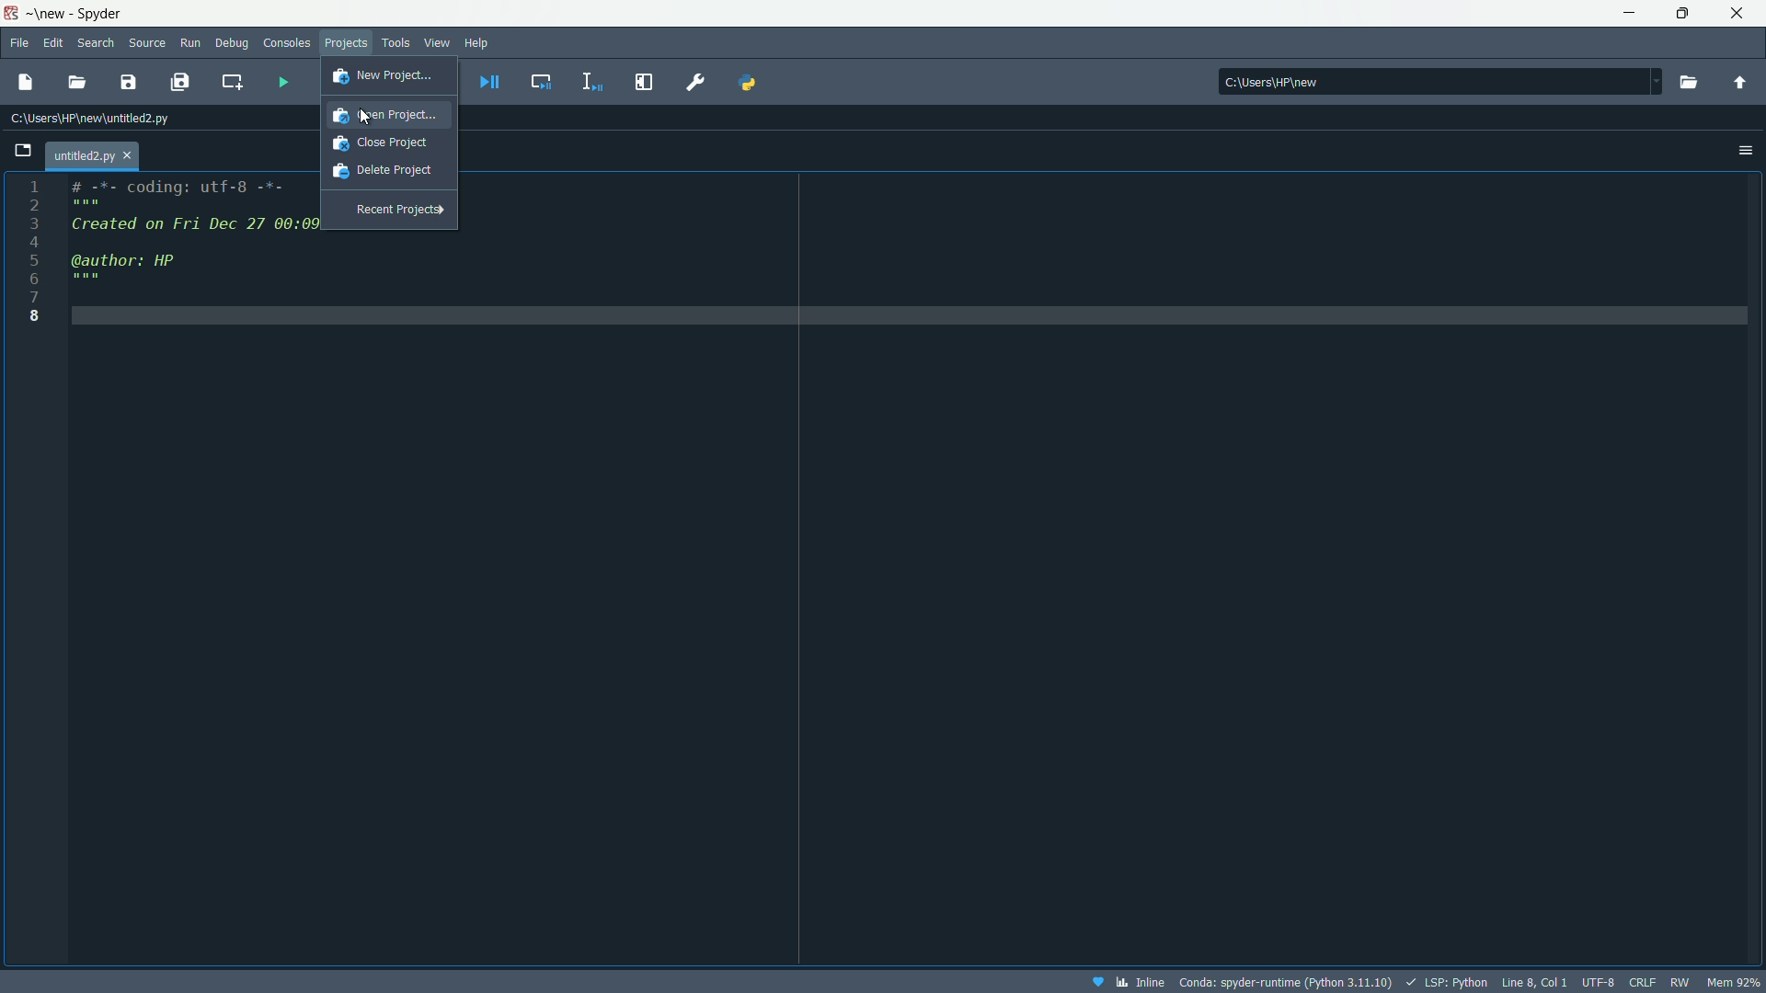 This screenshot has height=993, width=1766. What do you see at coordinates (192, 40) in the screenshot?
I see `Run` at bounding box center [192, 40].